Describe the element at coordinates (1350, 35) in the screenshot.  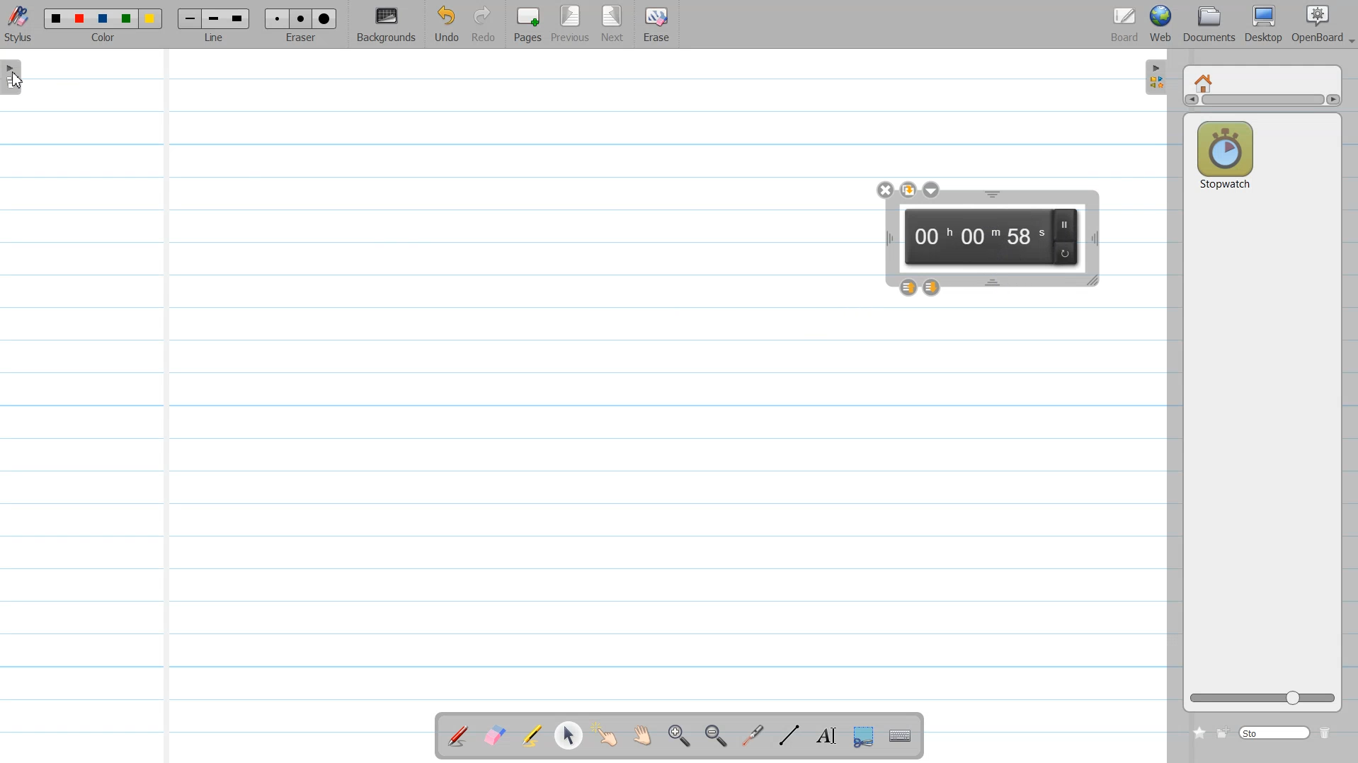
I see `Drop down box` at that location.